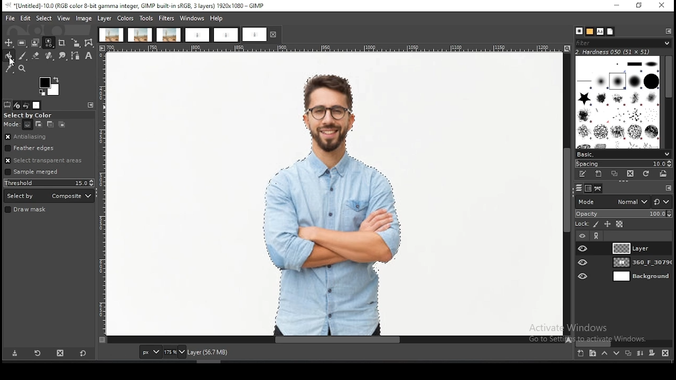 Image resolution: width=676 pixels, height=380 pixels. What do you see at coordinates (641, 277) in the screenshot?
I see `layer` at bounding box center [641, 277].